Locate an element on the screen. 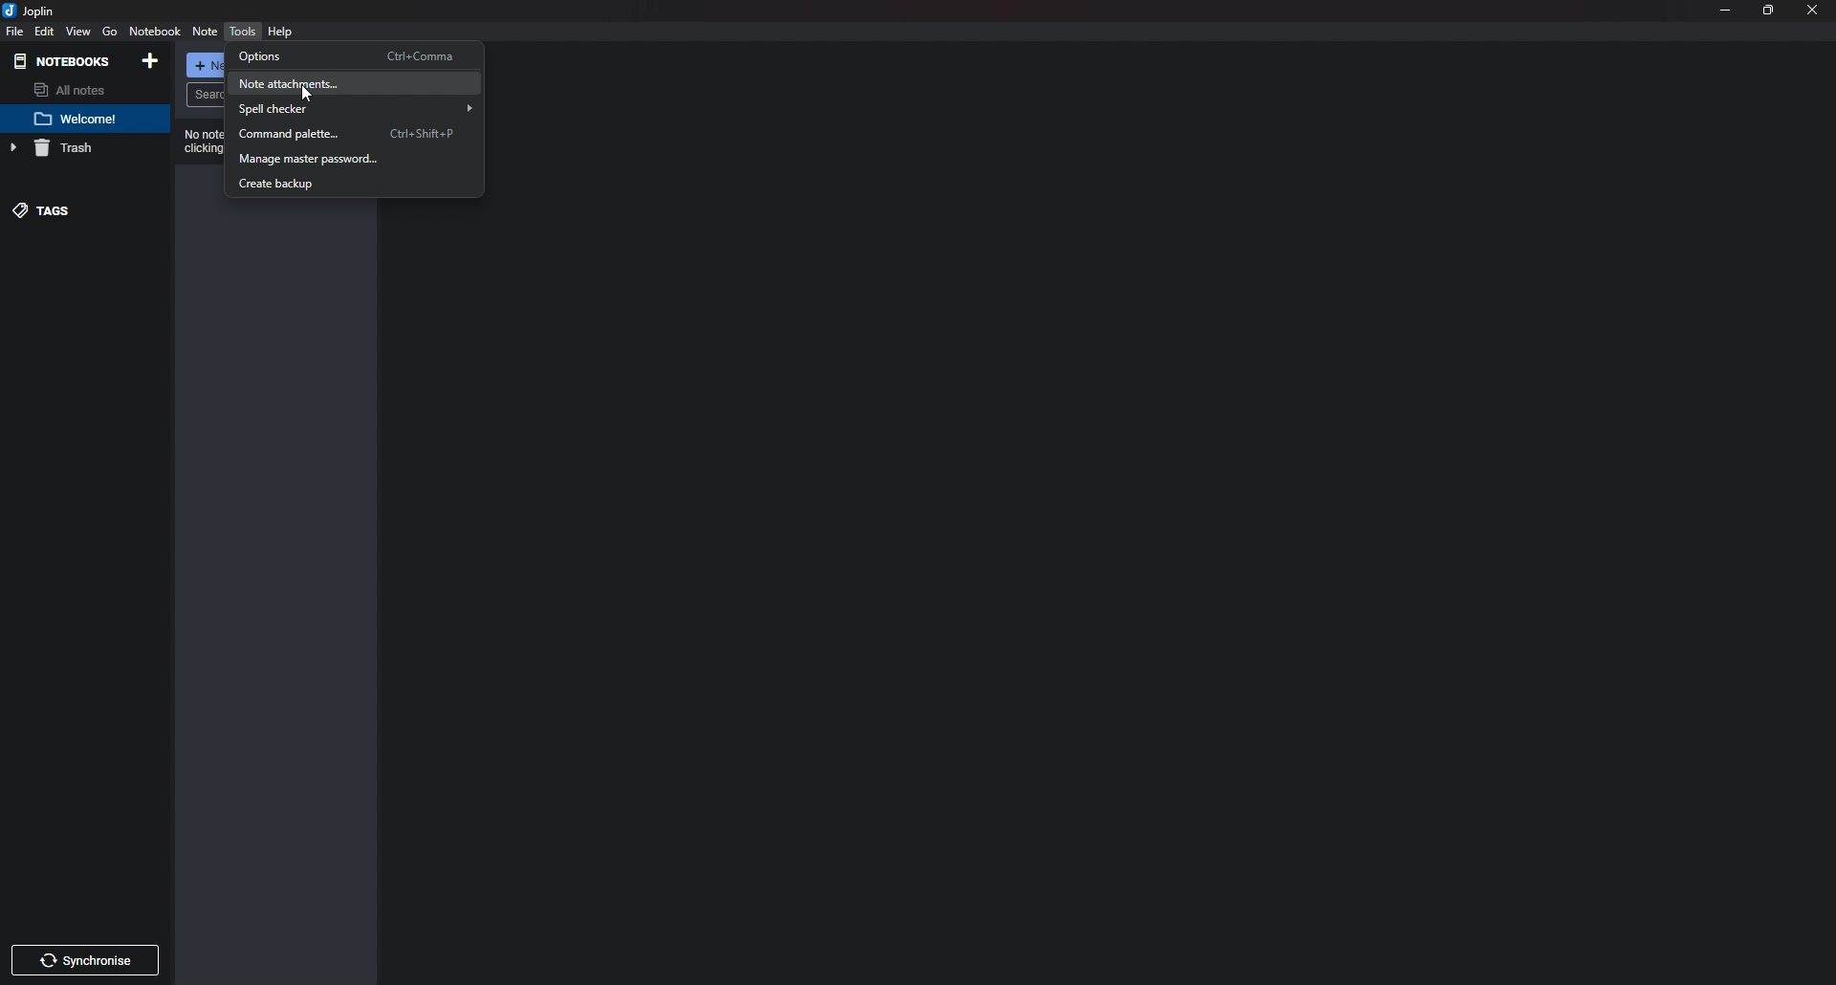 This screenshot has height=985, width=1836. trash is located at coordinates (76, 149).